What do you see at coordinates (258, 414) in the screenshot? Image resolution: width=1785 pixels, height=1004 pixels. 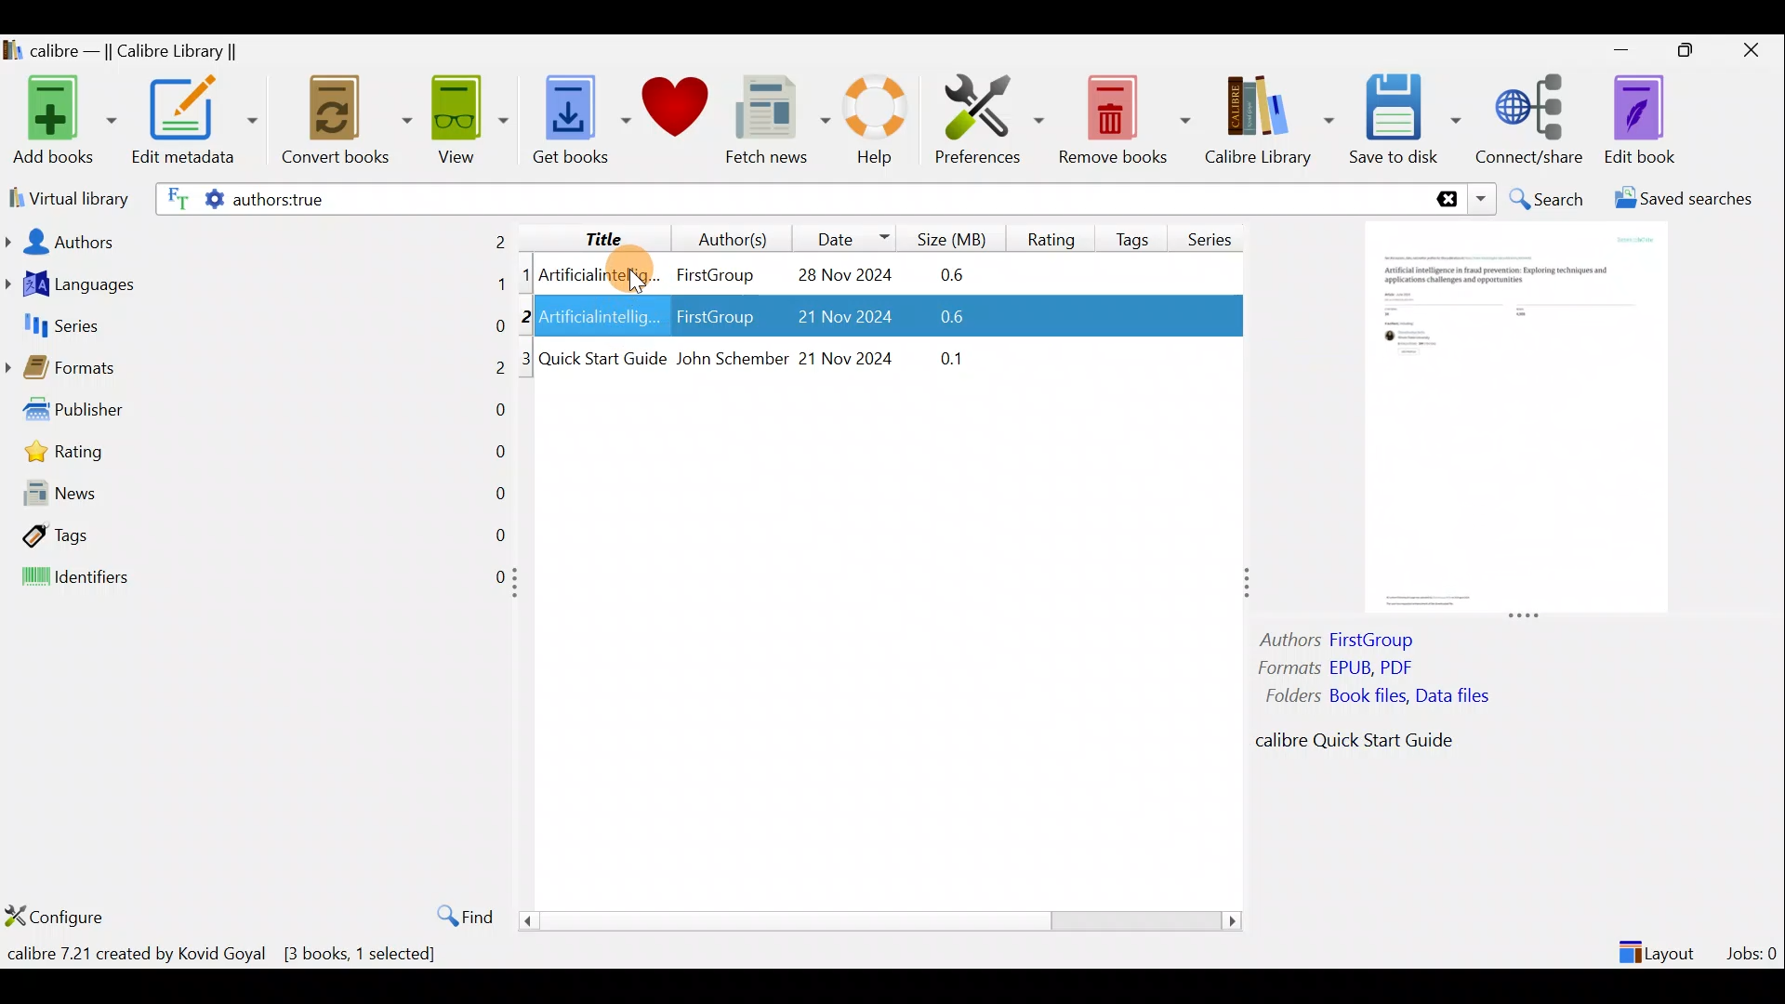 I see `Publisher` at bounding box center [258, 414].